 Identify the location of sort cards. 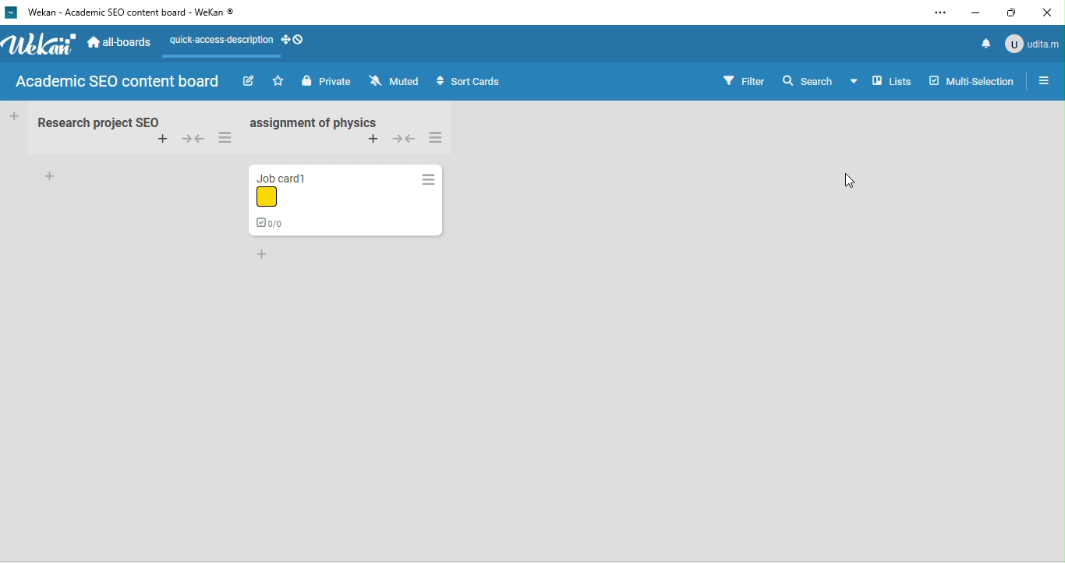
(472, 81).